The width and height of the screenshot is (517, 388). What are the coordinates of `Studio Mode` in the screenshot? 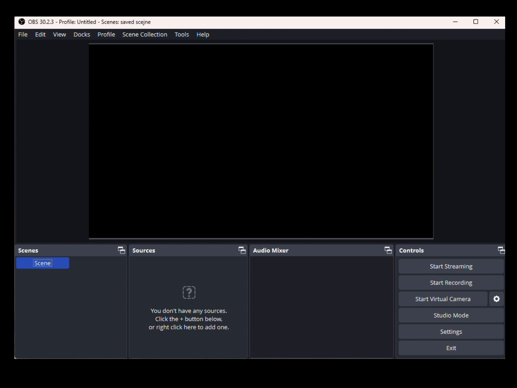 It's located at (449, 315).